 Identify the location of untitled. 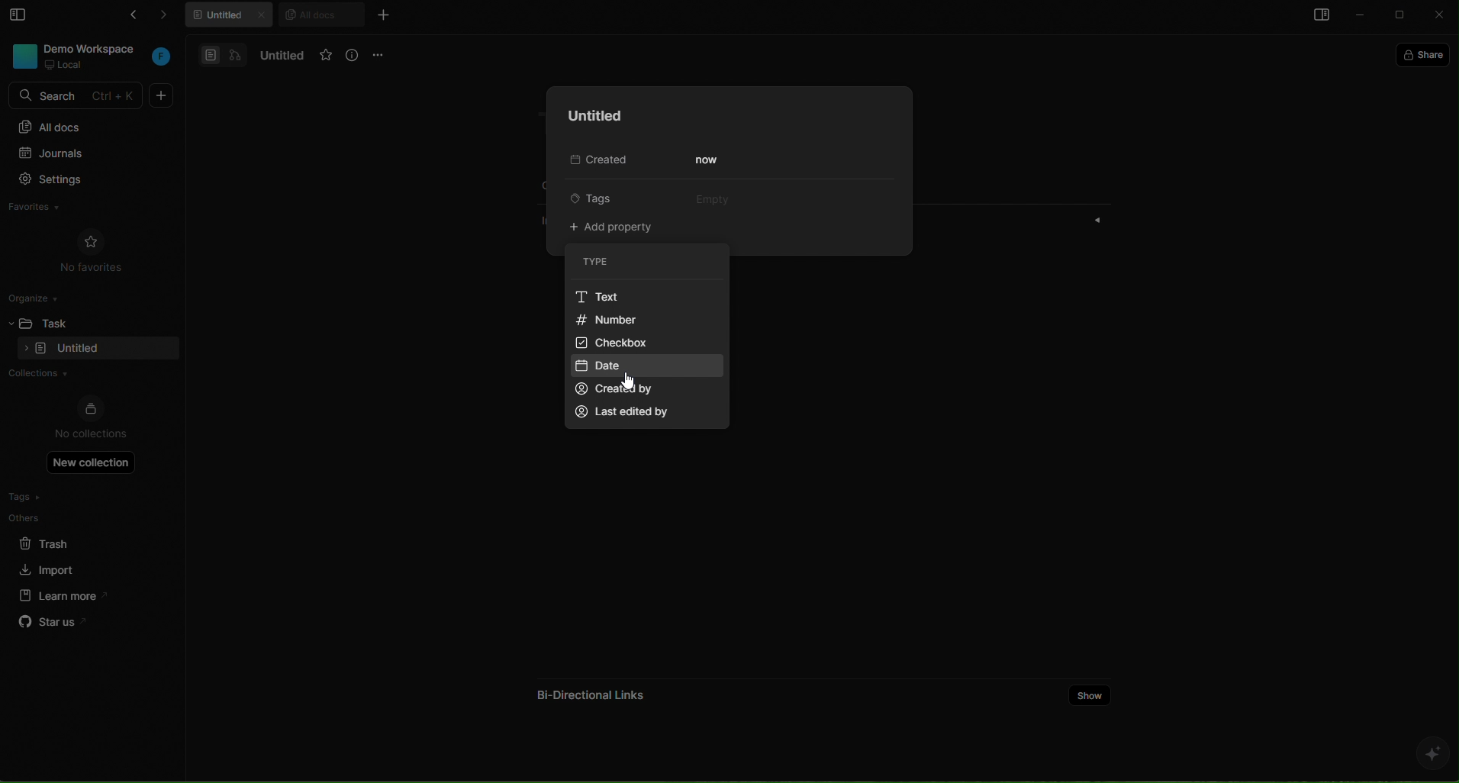
(591, 116).